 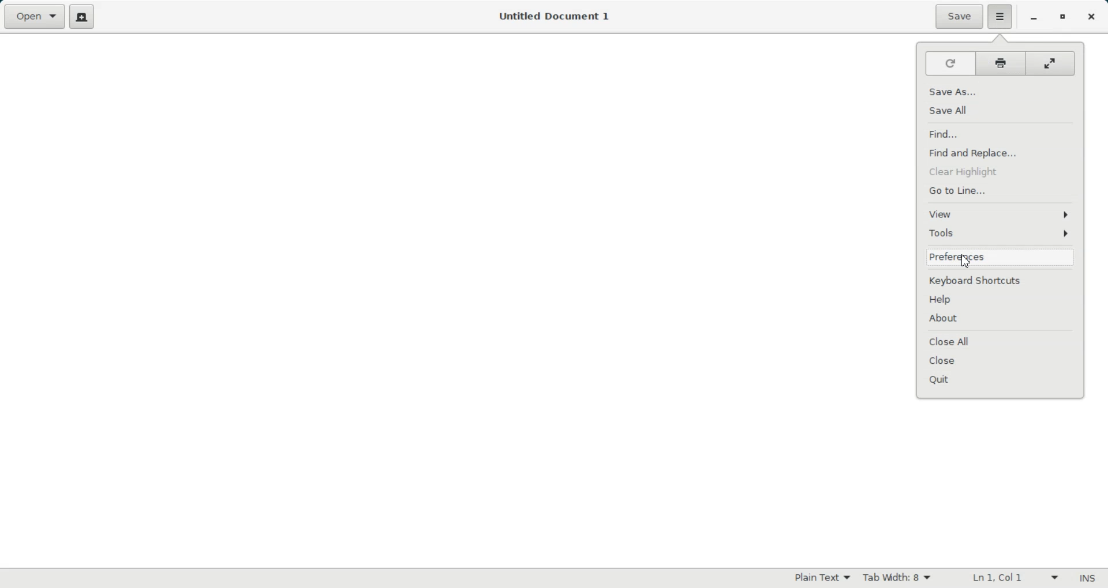 I want to click on Close All, so click(x=1000, y=341).